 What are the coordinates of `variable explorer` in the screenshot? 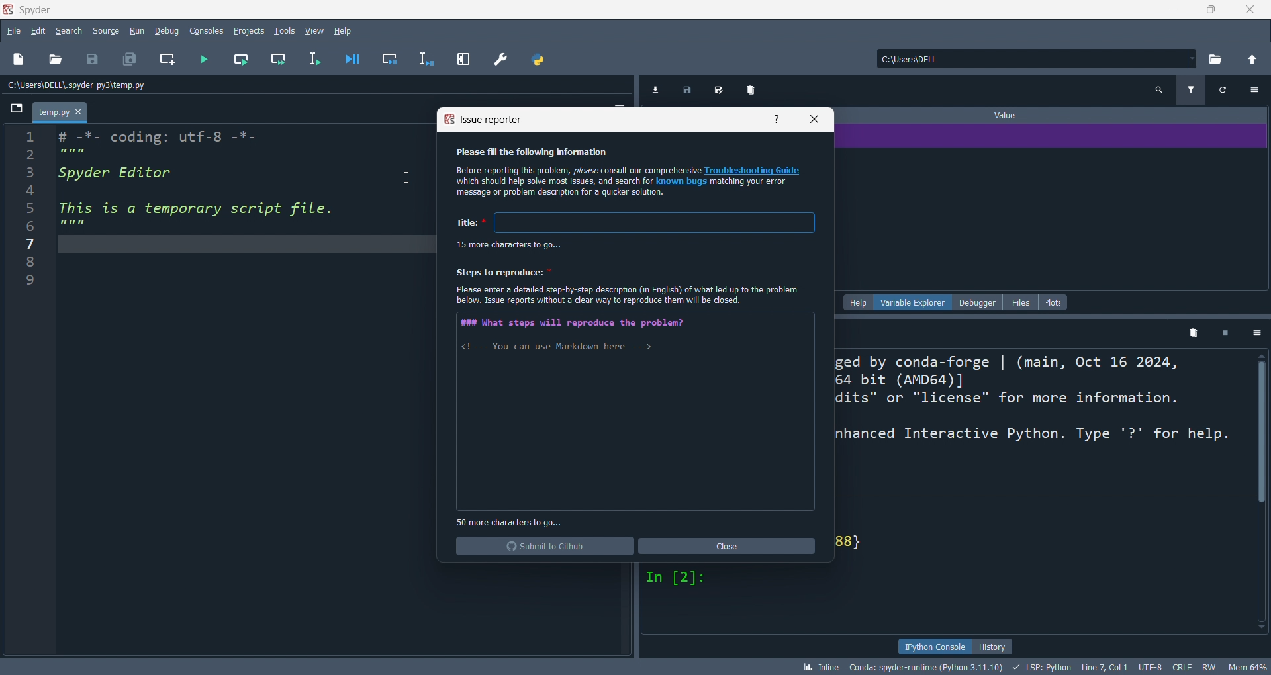 It's located at (913, 302).